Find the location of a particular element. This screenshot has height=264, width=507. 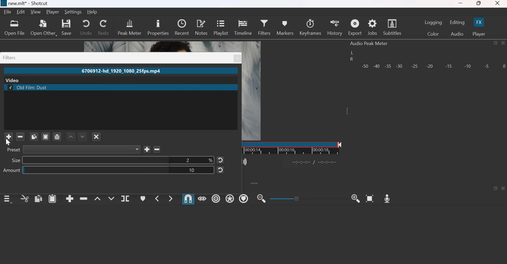

File is located at coordinates (8, 12).